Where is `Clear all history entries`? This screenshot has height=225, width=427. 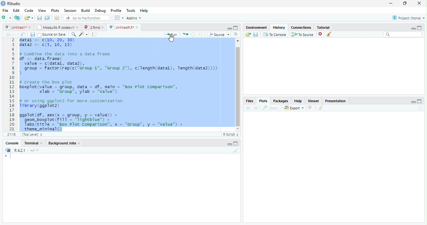
Clear all history entries is located at coordinates (329, 34).